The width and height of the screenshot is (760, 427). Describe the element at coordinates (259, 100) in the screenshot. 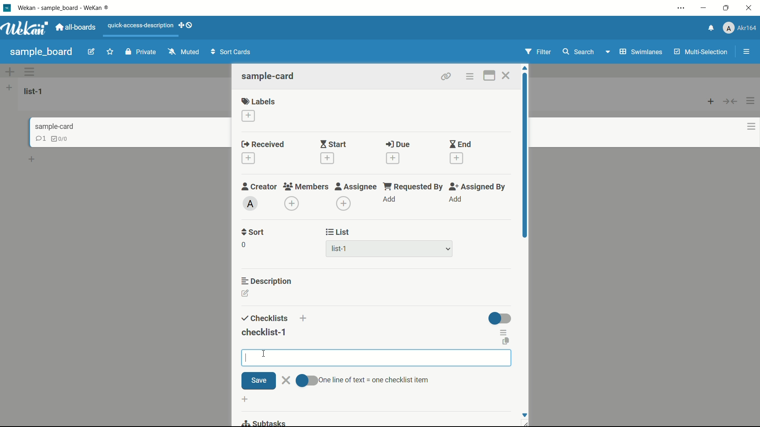

I see `labels` at that location.